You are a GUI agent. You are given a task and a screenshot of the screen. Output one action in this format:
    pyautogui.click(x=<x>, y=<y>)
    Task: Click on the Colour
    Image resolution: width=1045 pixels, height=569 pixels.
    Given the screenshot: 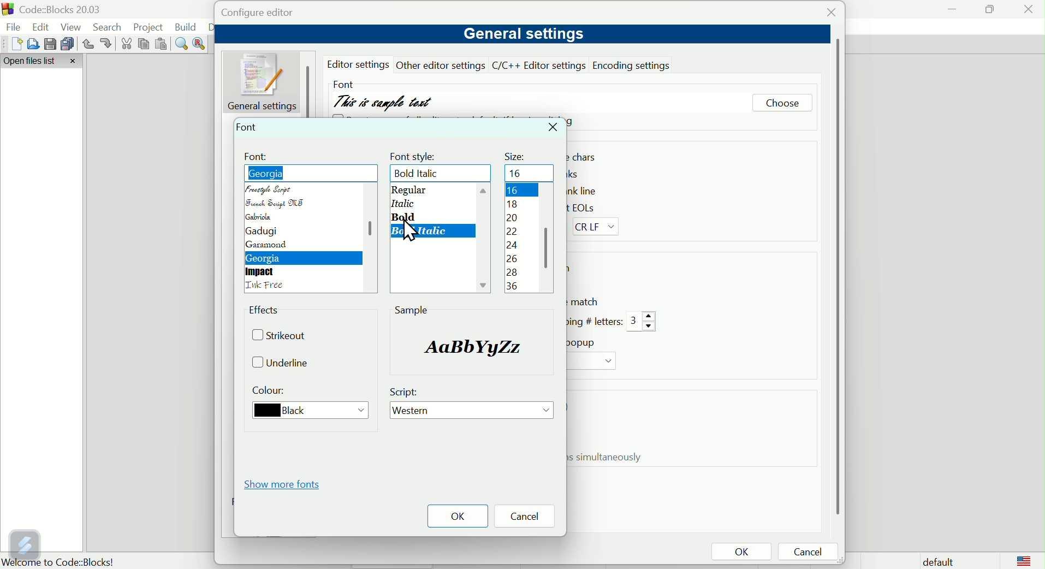 What is the action you would take?
    pyautogui.click(x=271, y=392)
    